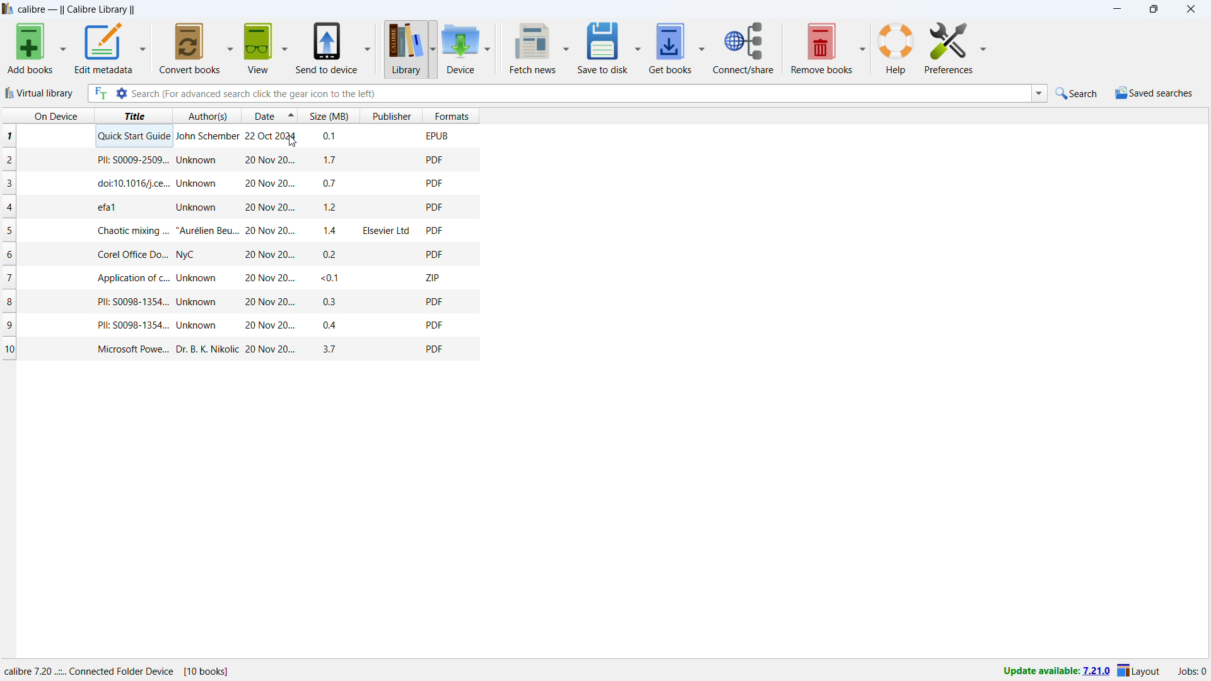  I want to click on device, so click(460, 49).